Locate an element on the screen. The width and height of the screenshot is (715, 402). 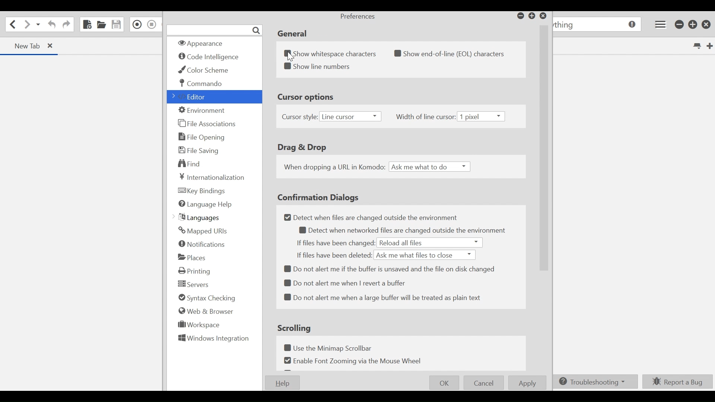
File Opening is located at coordinates (200, 137).